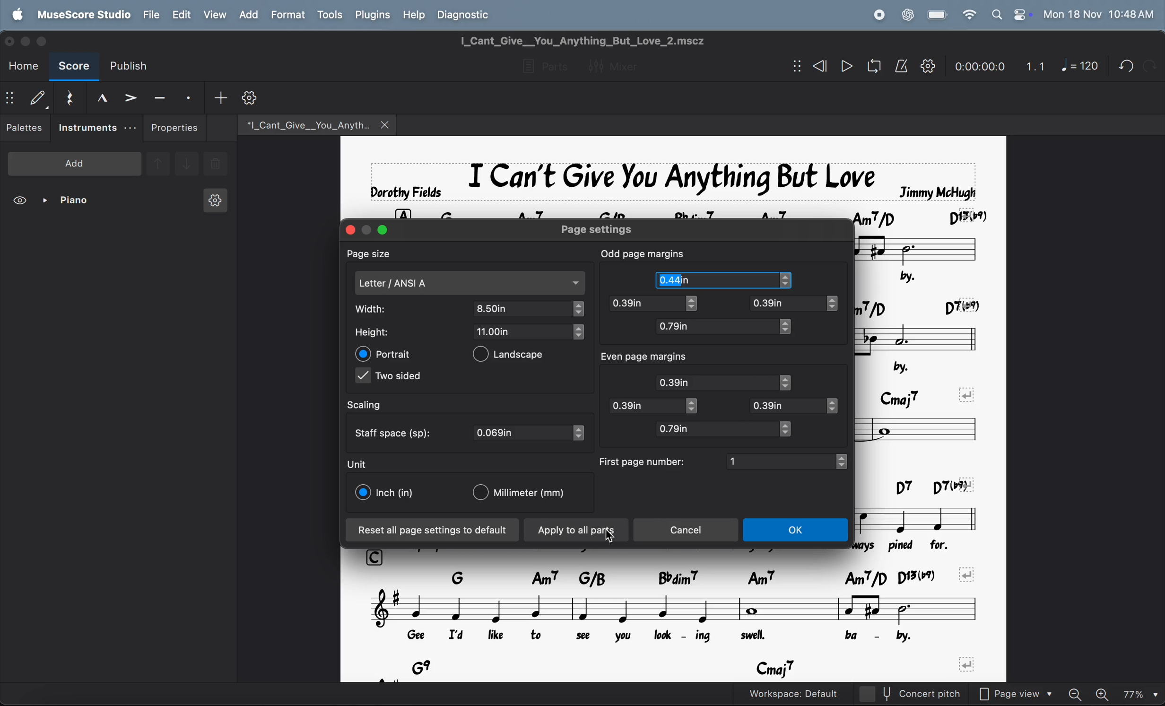 Image resolution: width=1165 pixels, height=706 pixels. What do you see at coordinates (1020, 692) in the screenshot?
I see `page view` at bounding box center [1020, 692].